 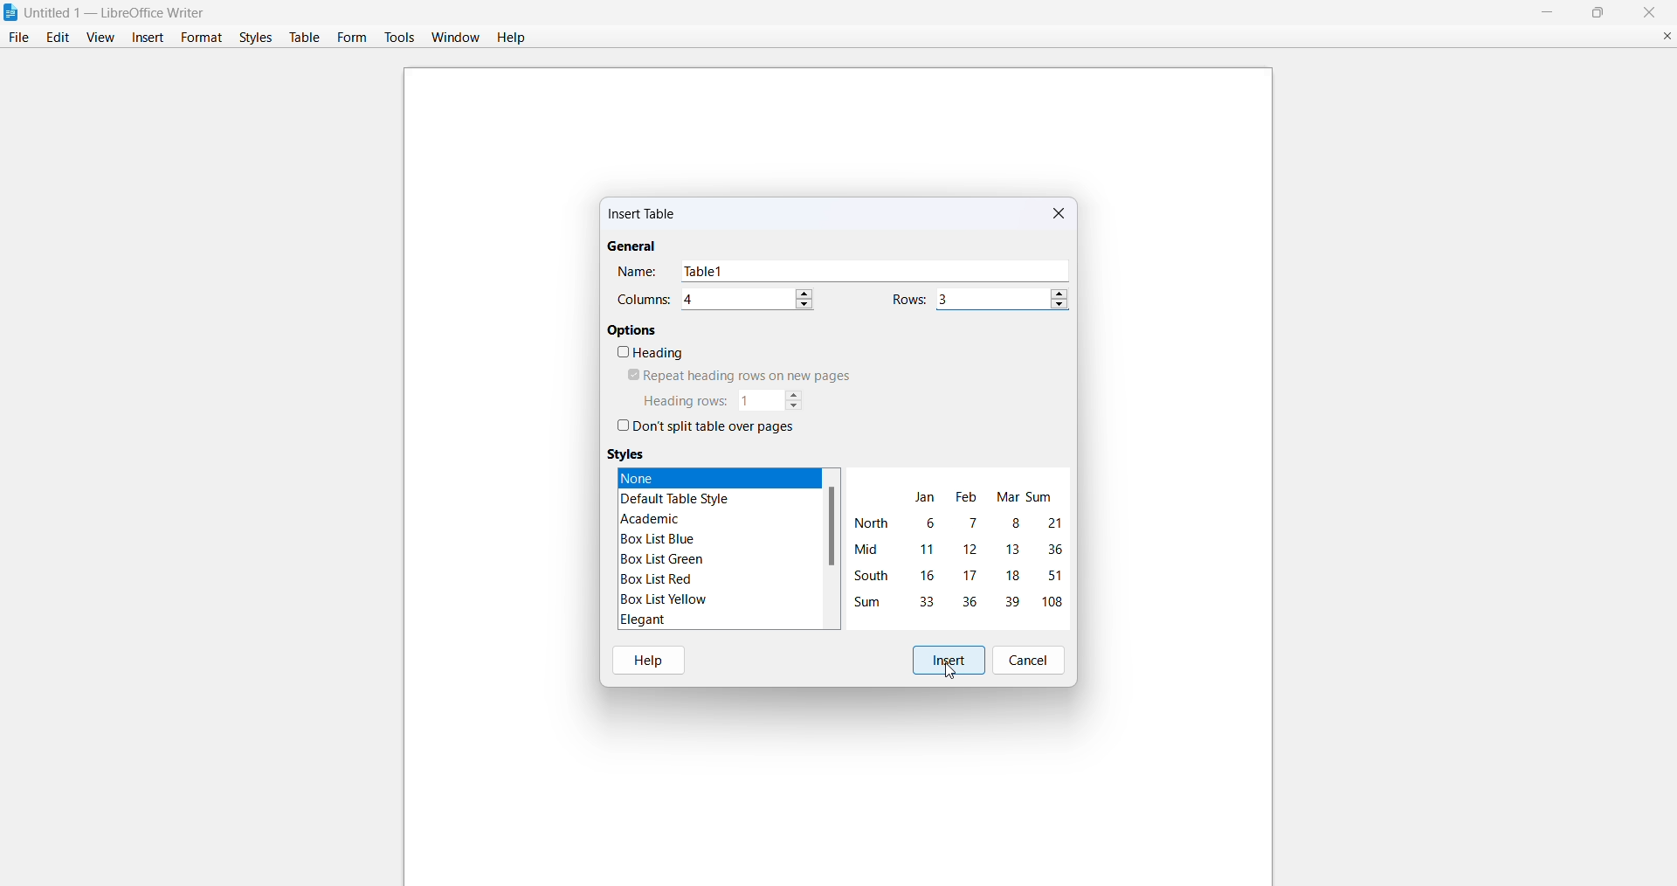 I want to click on increase heading rows, so click(x=795, y=393).